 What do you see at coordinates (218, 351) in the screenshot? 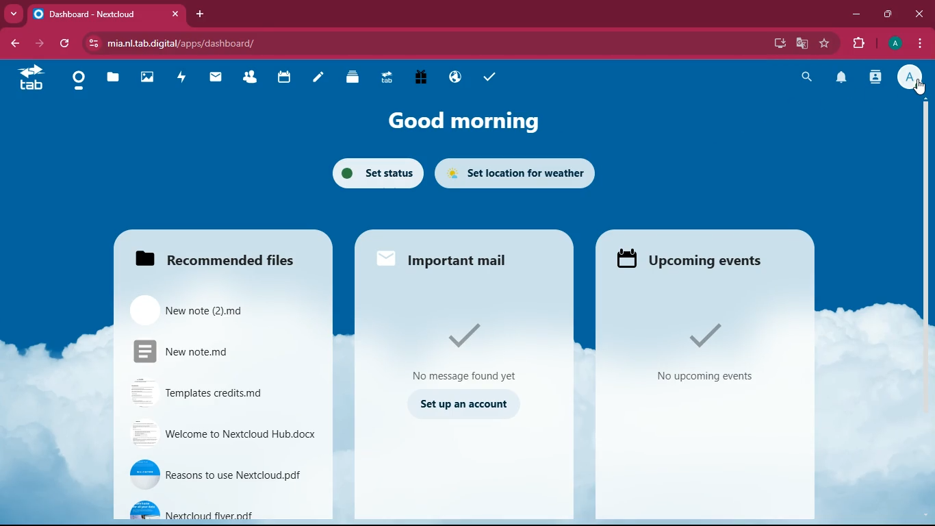
I see `New note.md` at bounding box center [218, 351].